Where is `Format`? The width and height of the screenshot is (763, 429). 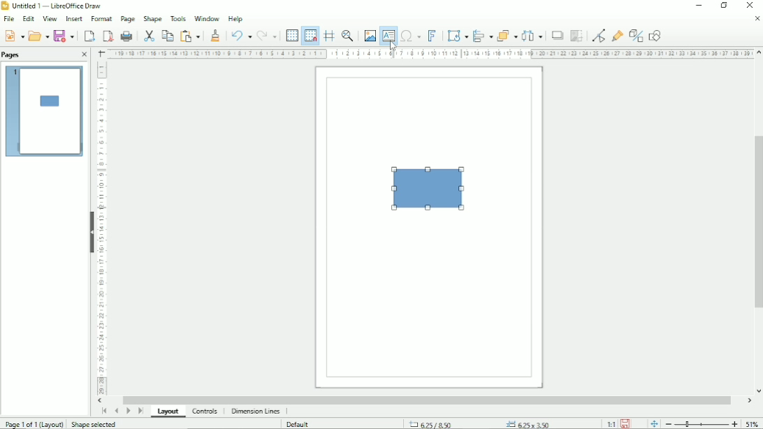 Format is located at coordinates (101, 18).